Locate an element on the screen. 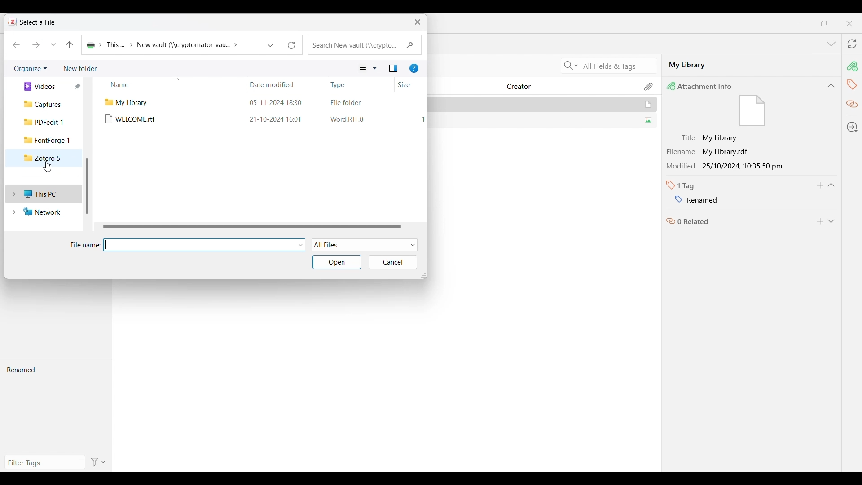  All Fields & Tags is located at coordinates (619, 66).